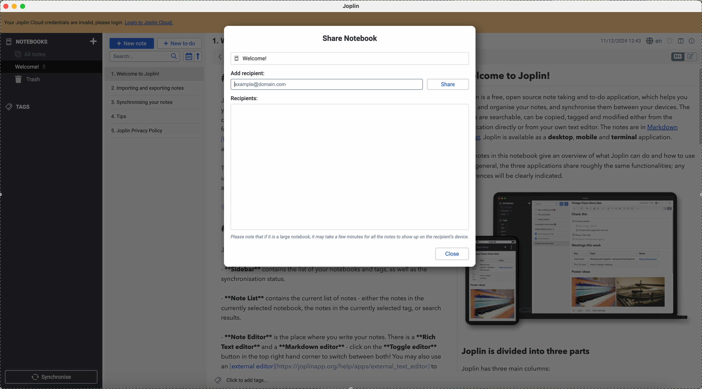  What do you see at coordinates (692, 41) in the screenshot?
I see `note properties` at bounding box center [692, 41].